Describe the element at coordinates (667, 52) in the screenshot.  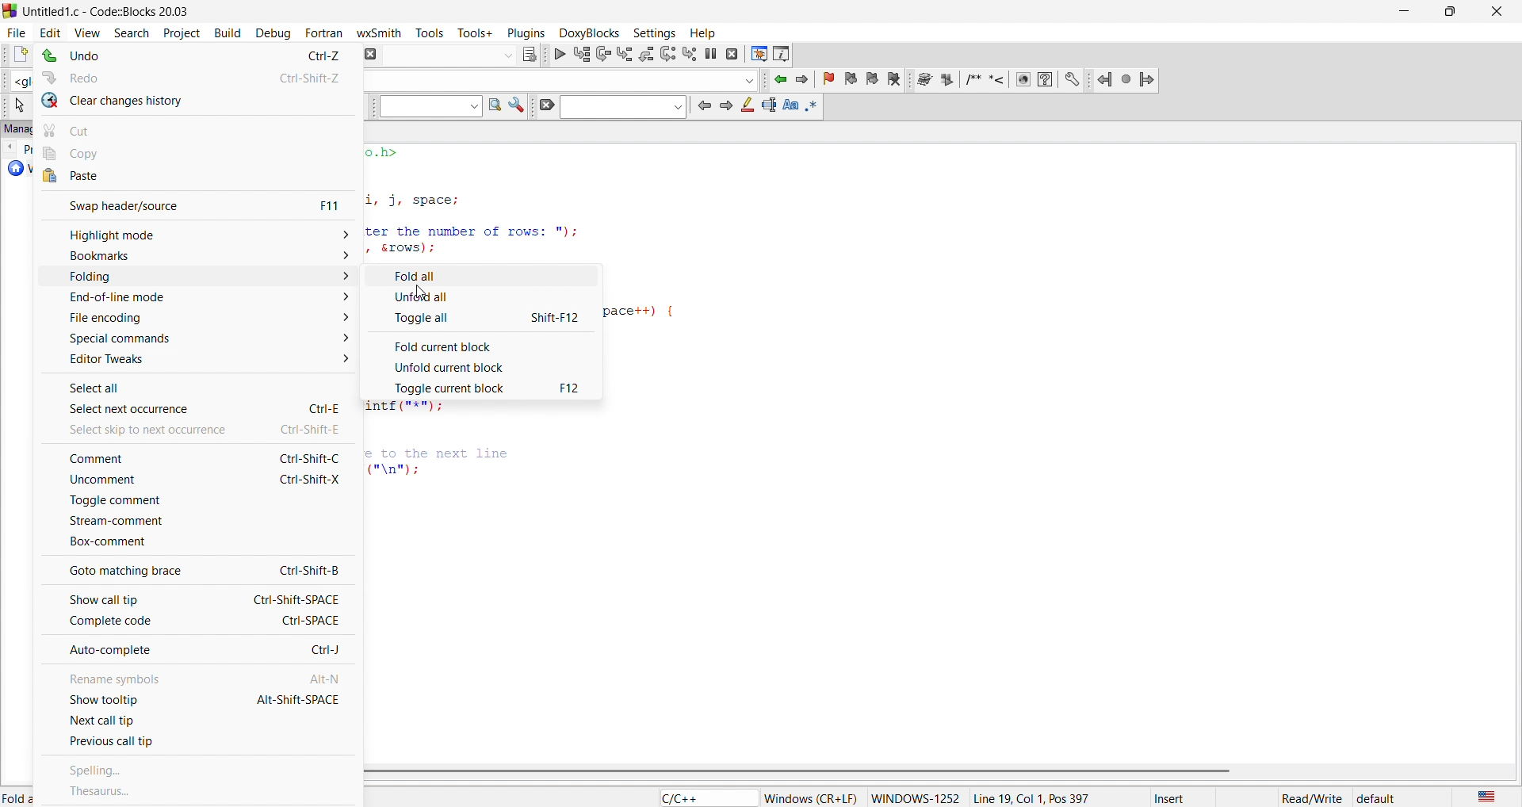
I see `next instruction` at that location.